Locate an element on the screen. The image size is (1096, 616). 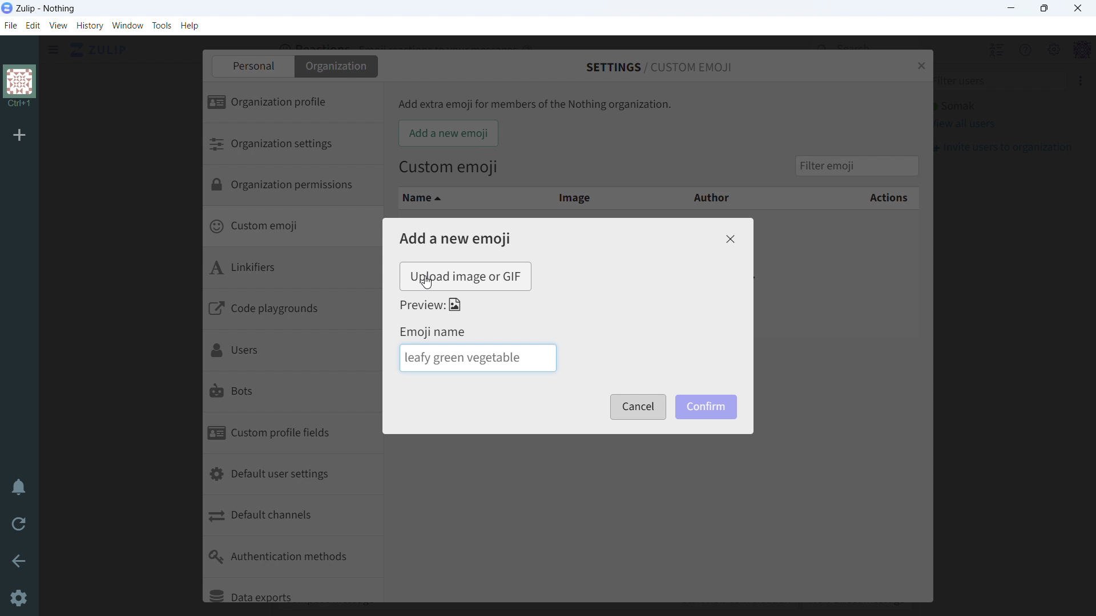
open sidebar menu is located at coordinates (53, 50).